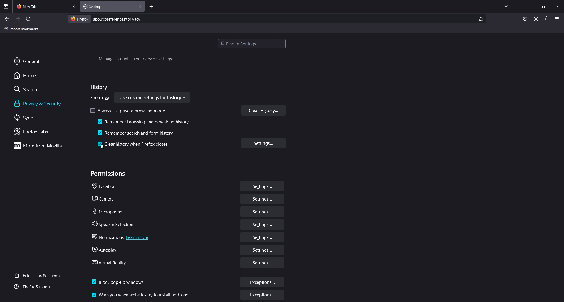 The width and height of the screenshot is (564, 302). What do you see at coordinates (107, 186) in the screenshot?
I see `location` at bounding box center [107, 186].